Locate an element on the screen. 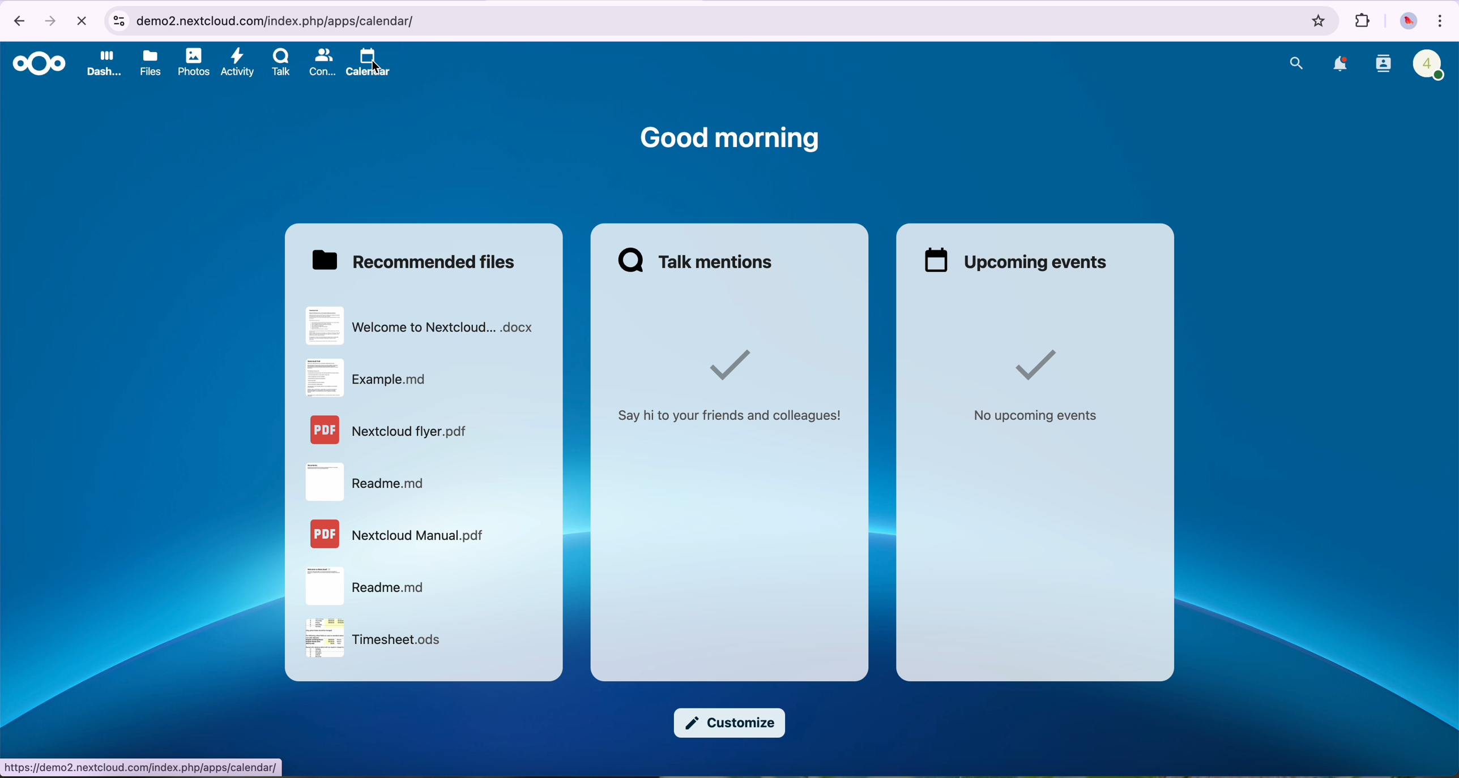 The width and height of the screenshot is (1459, 778). search is located at coordinates (1298, 63).